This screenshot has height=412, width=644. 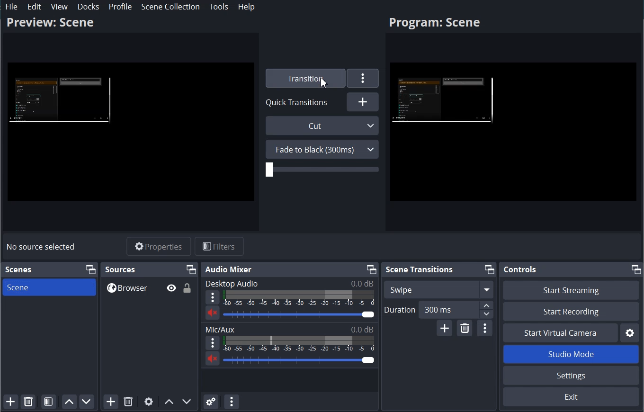 What do you see at coordinates (170, 6) in the screenshot?
I see `Scene Collection` at bounding box center [170, 6].